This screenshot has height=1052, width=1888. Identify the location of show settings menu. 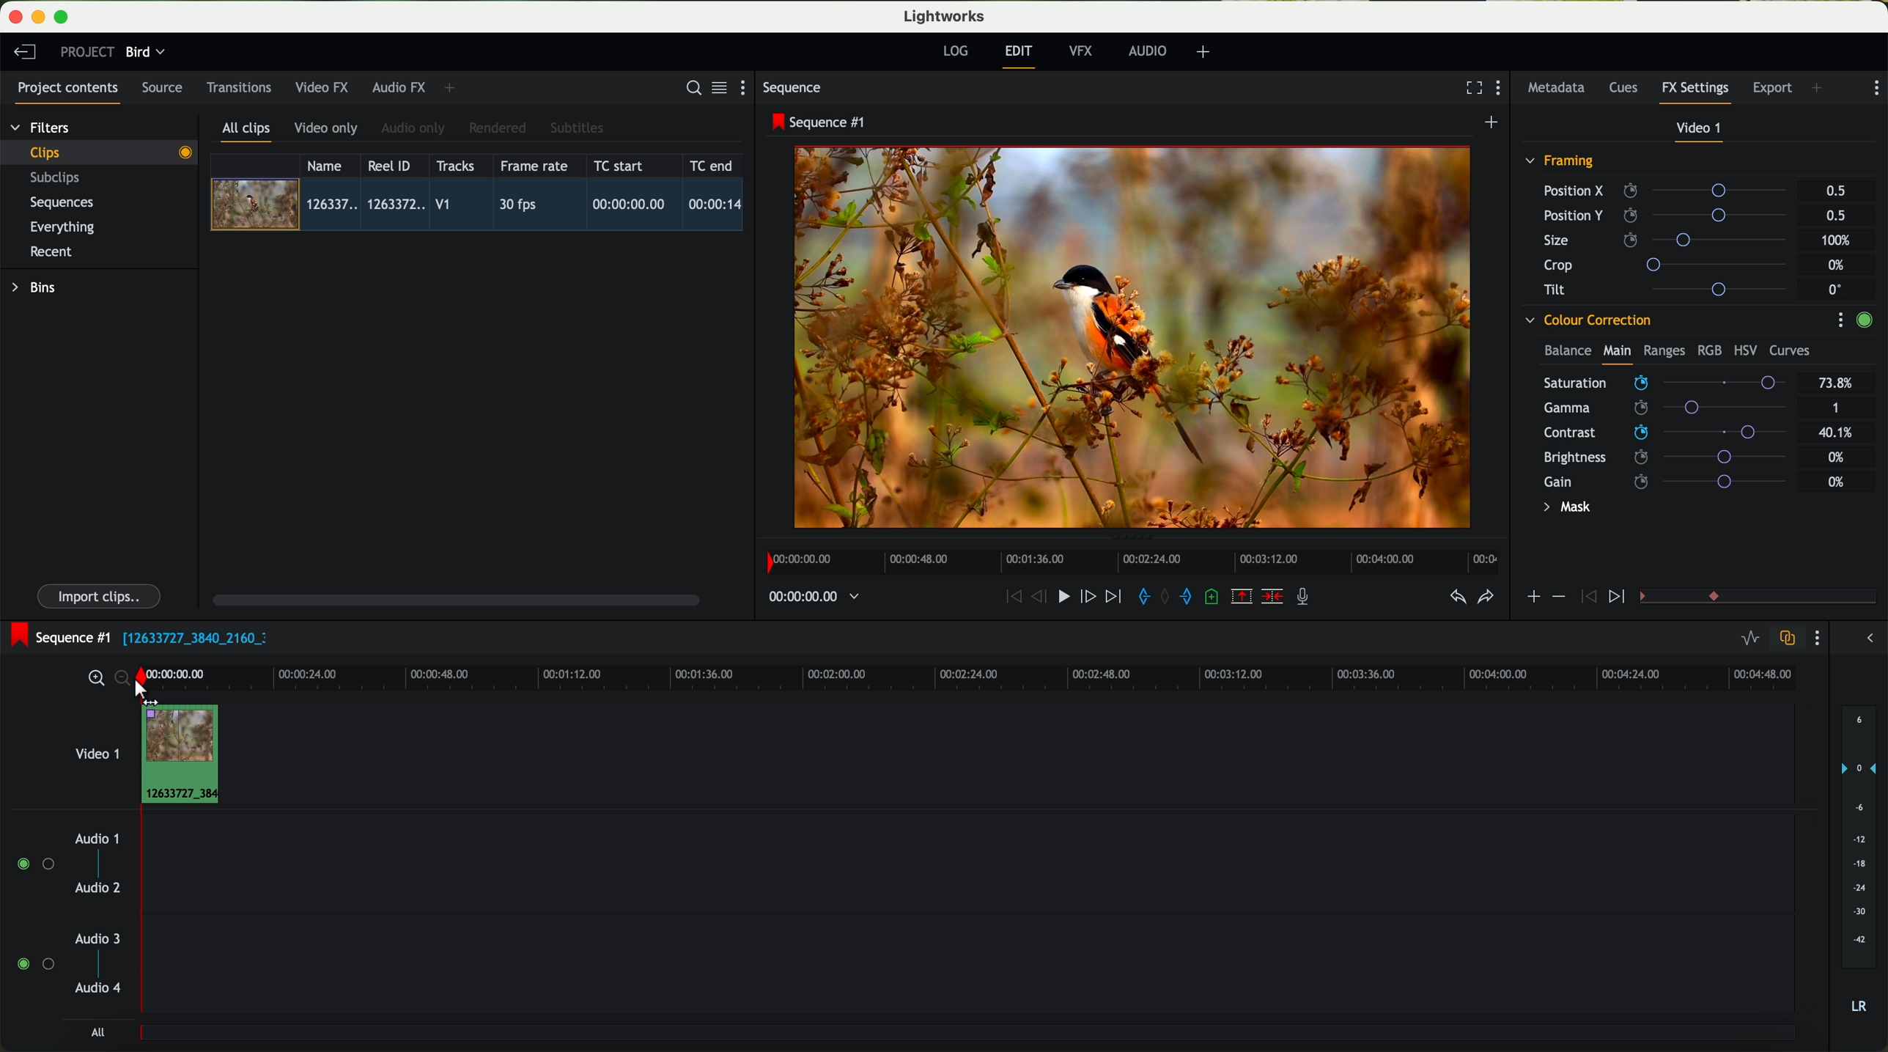
(1815, 638).